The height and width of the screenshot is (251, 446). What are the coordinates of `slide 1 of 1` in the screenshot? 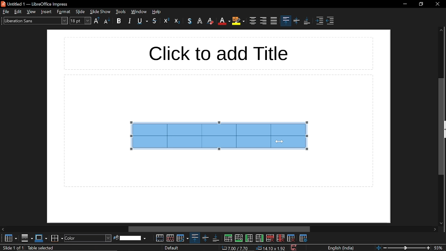 It's located at (12, 248).